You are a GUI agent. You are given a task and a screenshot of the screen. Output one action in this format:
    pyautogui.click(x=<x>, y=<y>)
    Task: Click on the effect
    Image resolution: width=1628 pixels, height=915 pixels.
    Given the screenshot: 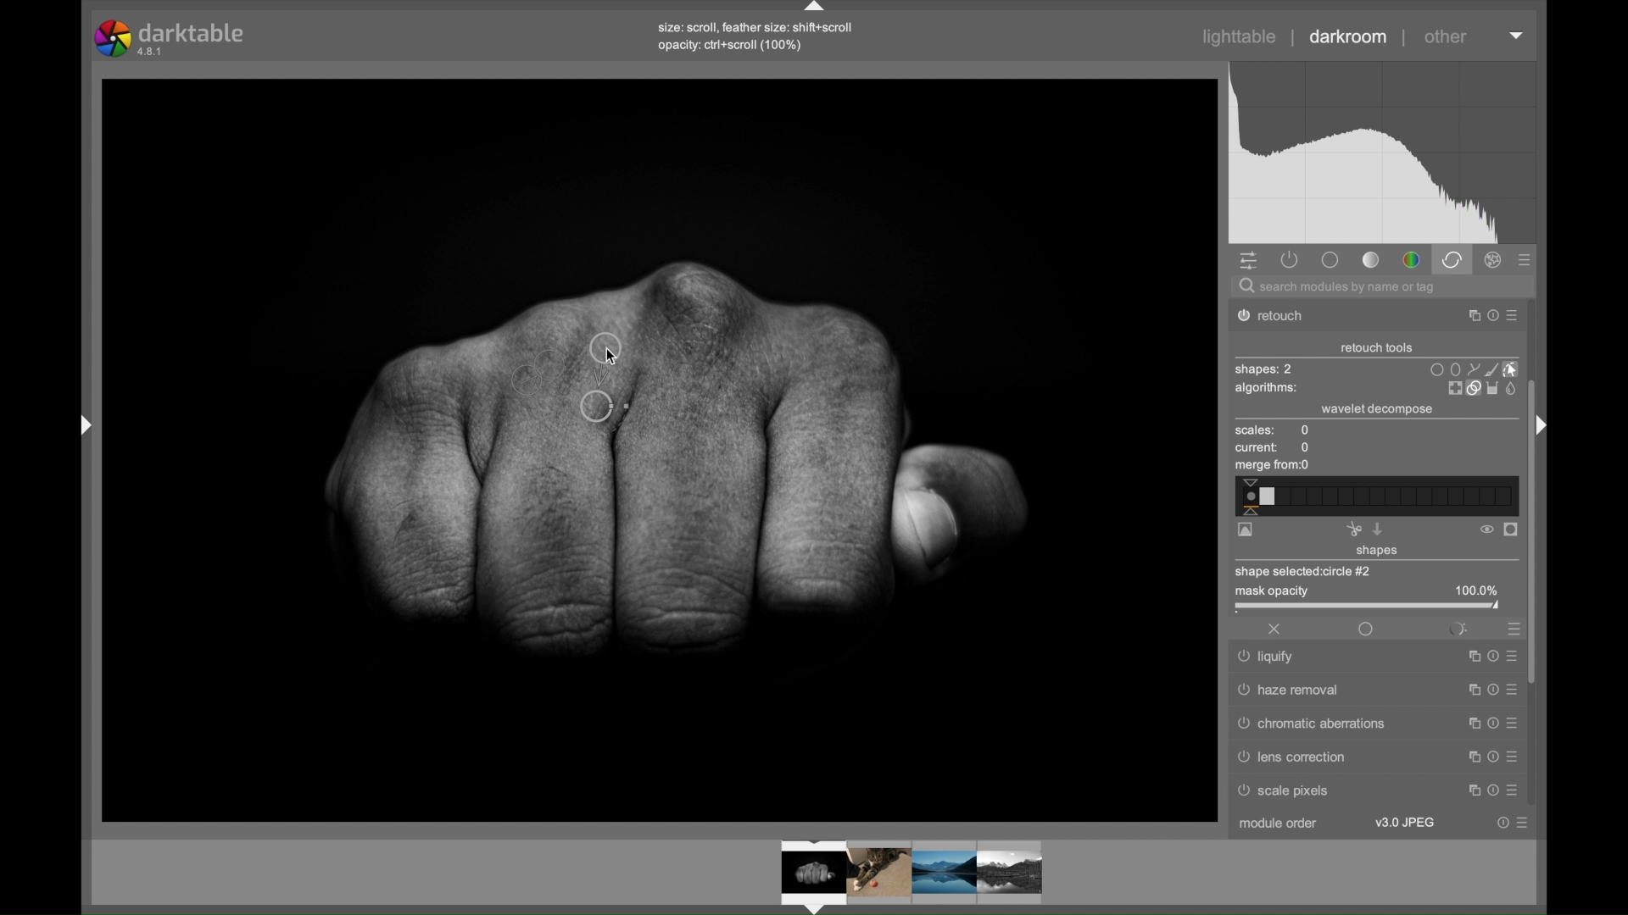 What is the action you would take?
    pyautogui.click(x=1494, y=260)
    